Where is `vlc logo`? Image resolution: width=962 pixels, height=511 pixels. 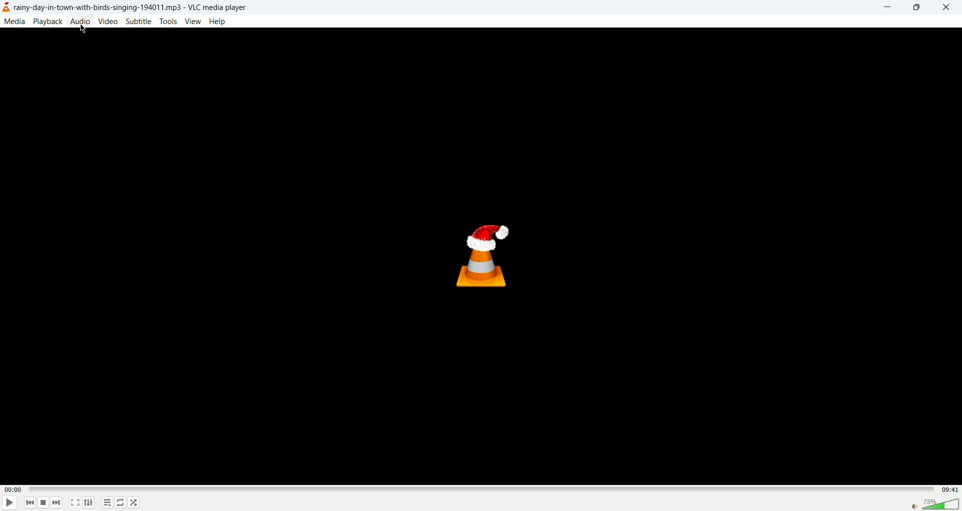
vlc logo is located at coordinates (487, 259).